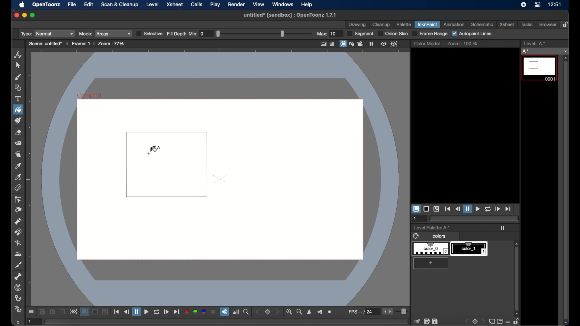  What do you see at coordinates (417, 321) in the screenshot?
I see `grid` at bounding box center [417, 321].